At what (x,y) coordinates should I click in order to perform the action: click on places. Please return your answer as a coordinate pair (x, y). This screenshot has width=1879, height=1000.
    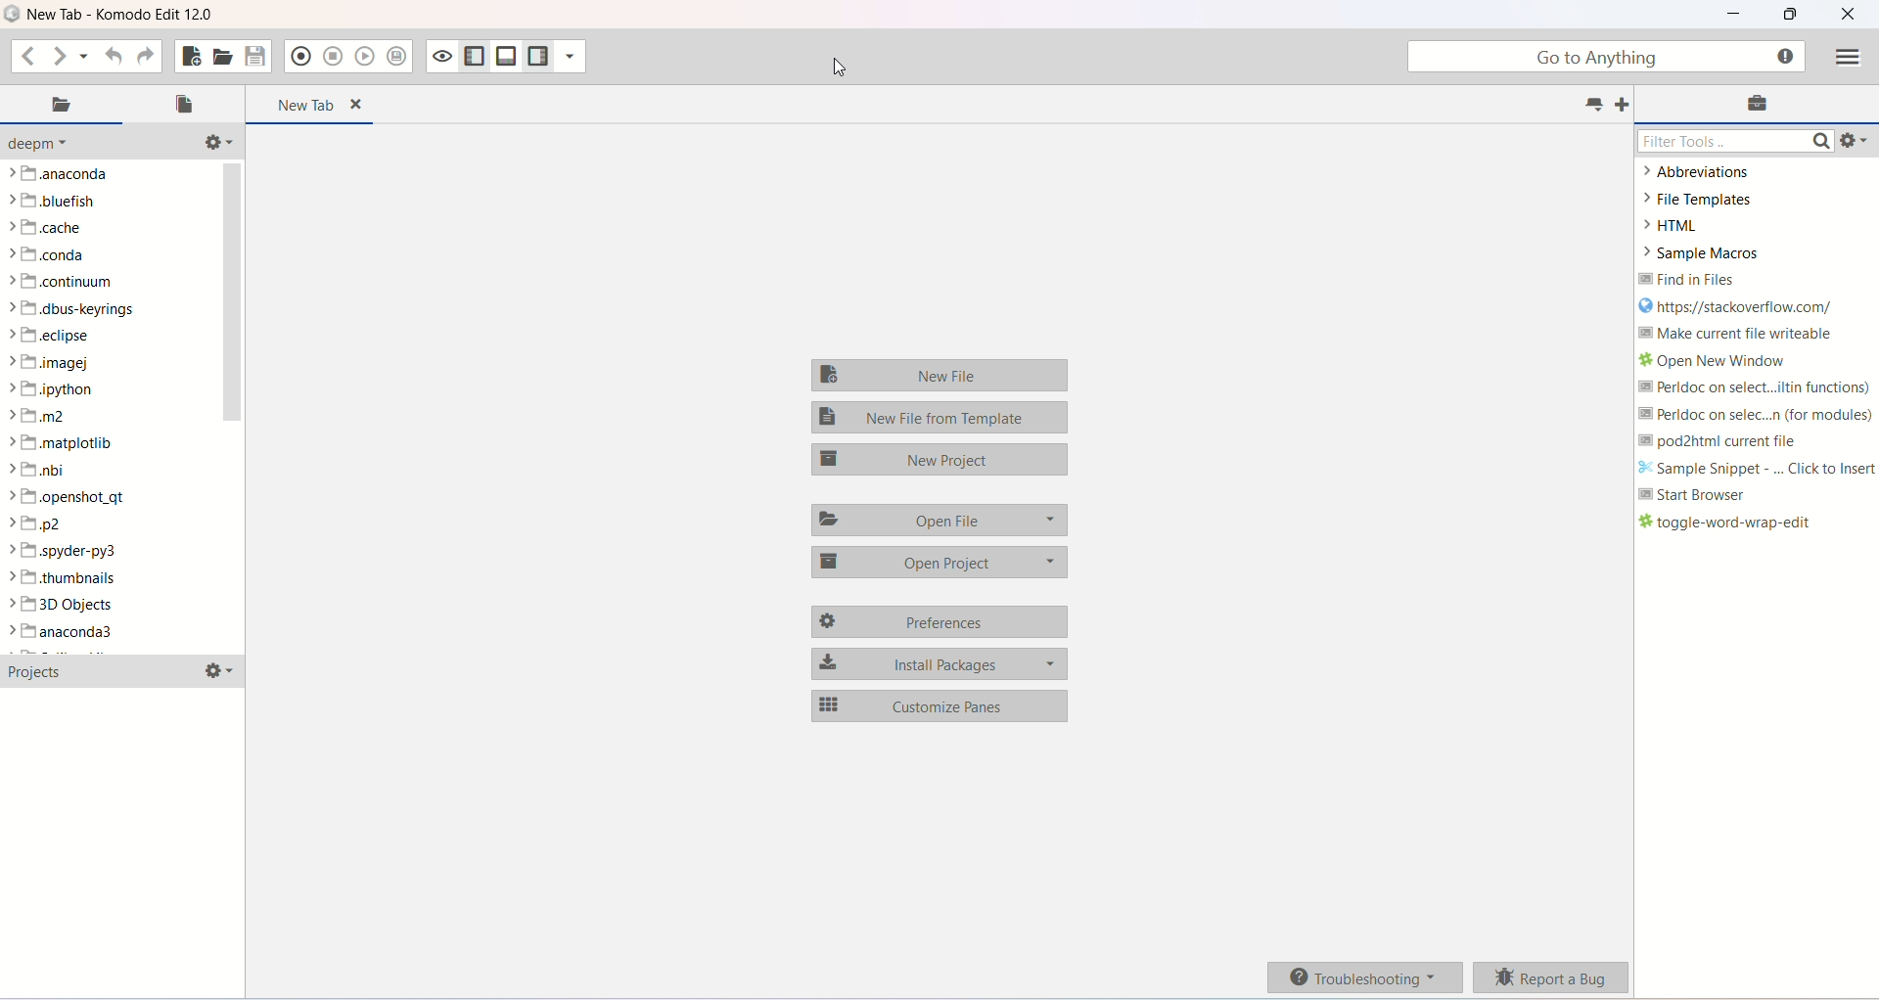
    Looking at the image, I should click on (63, 107).